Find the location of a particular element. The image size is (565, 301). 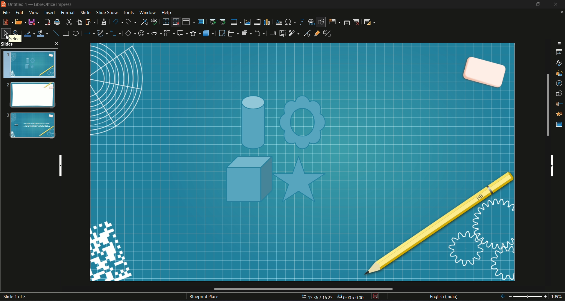

insert audio video is located at coordinates (257, 22).